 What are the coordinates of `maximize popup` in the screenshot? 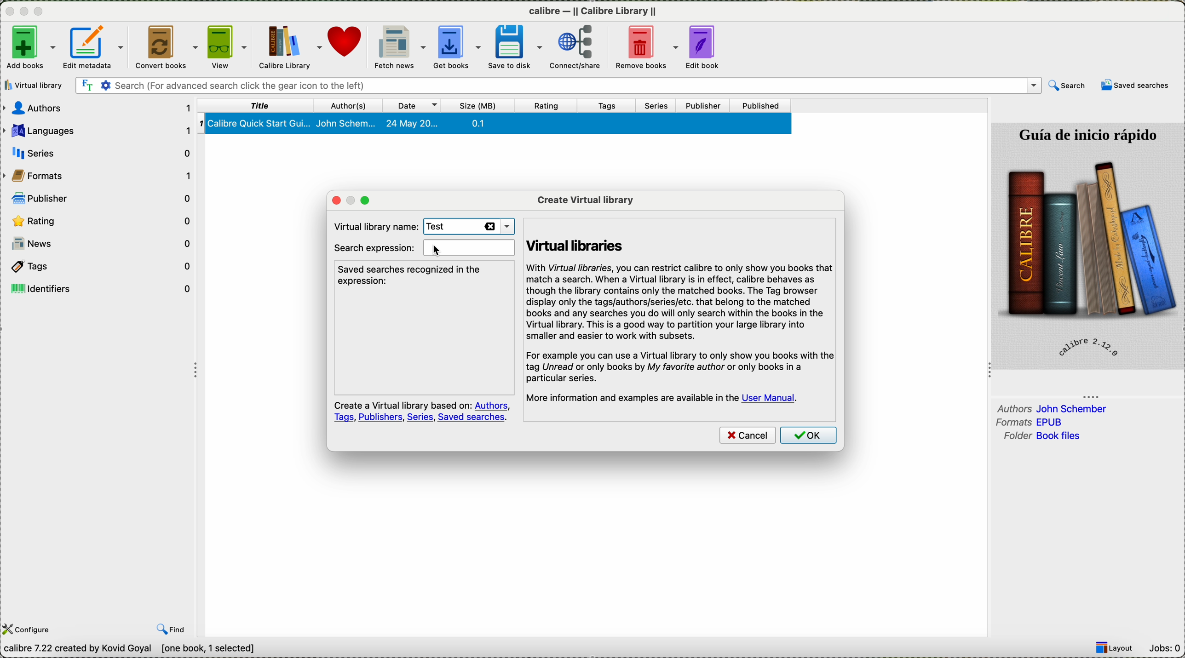 It's located at (369, 200).